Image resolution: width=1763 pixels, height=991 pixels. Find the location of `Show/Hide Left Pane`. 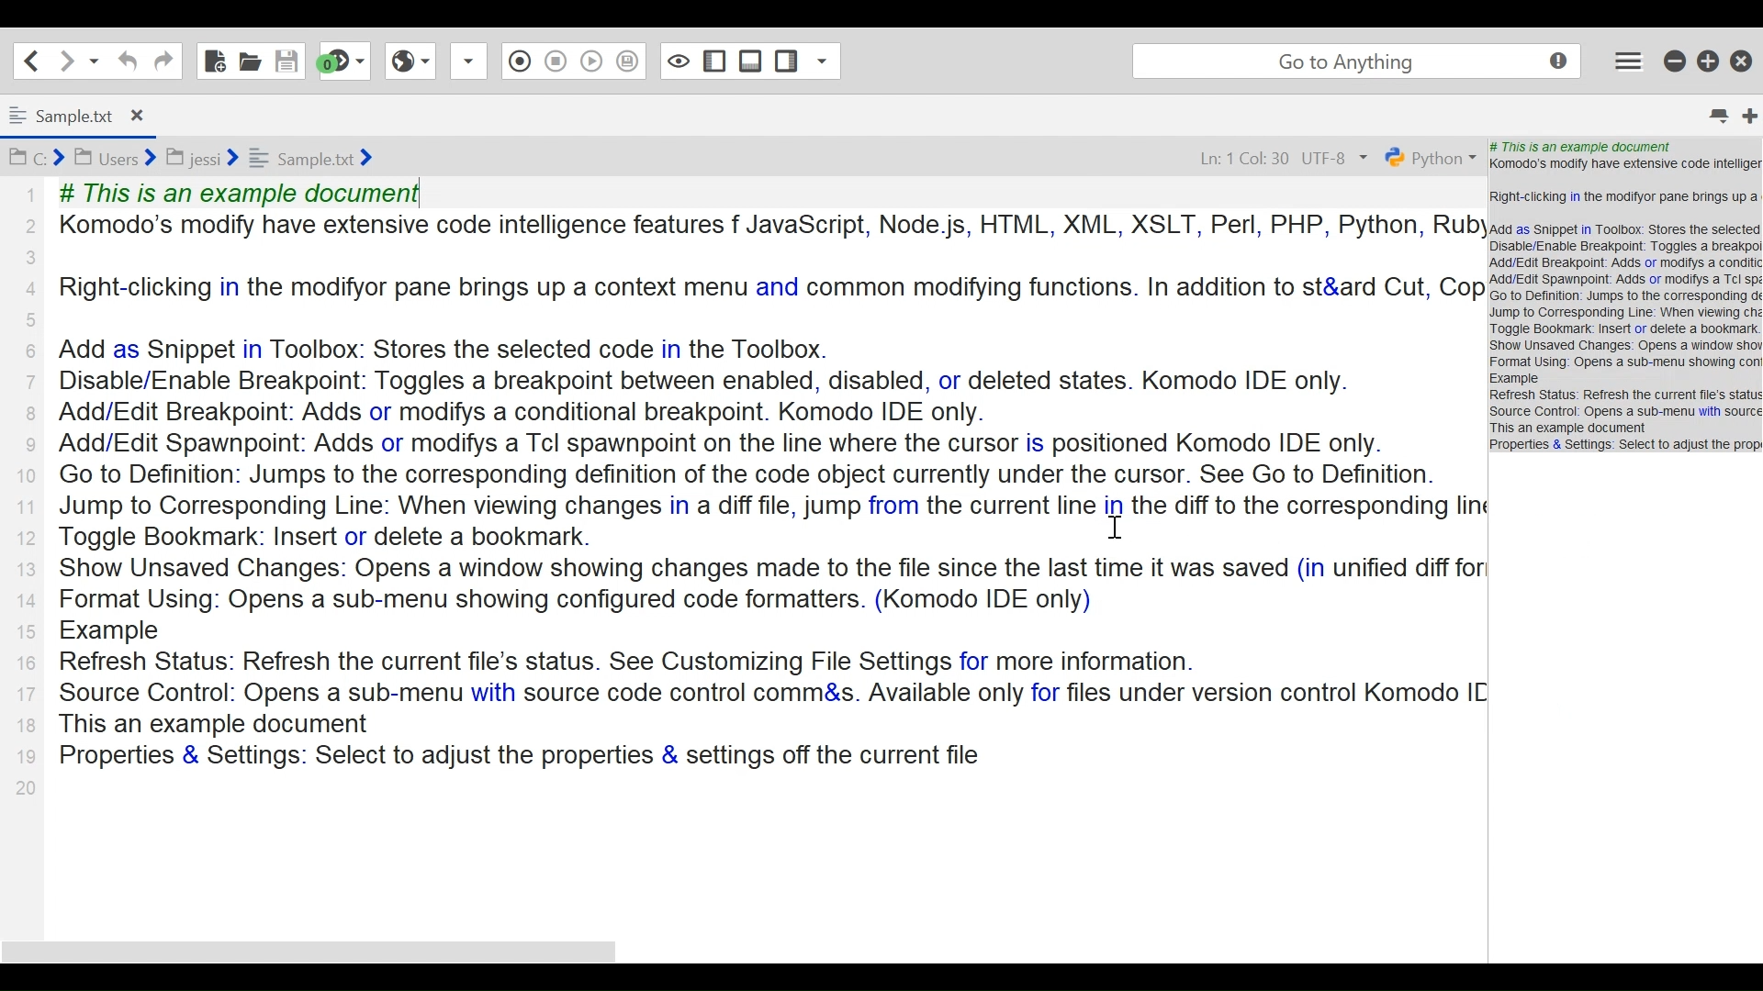

Show/Hide Left Pane is located at coordinates (752, 61).